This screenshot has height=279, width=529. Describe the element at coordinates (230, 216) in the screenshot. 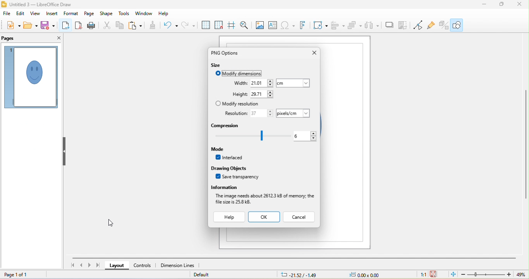

I see `help` at that location.